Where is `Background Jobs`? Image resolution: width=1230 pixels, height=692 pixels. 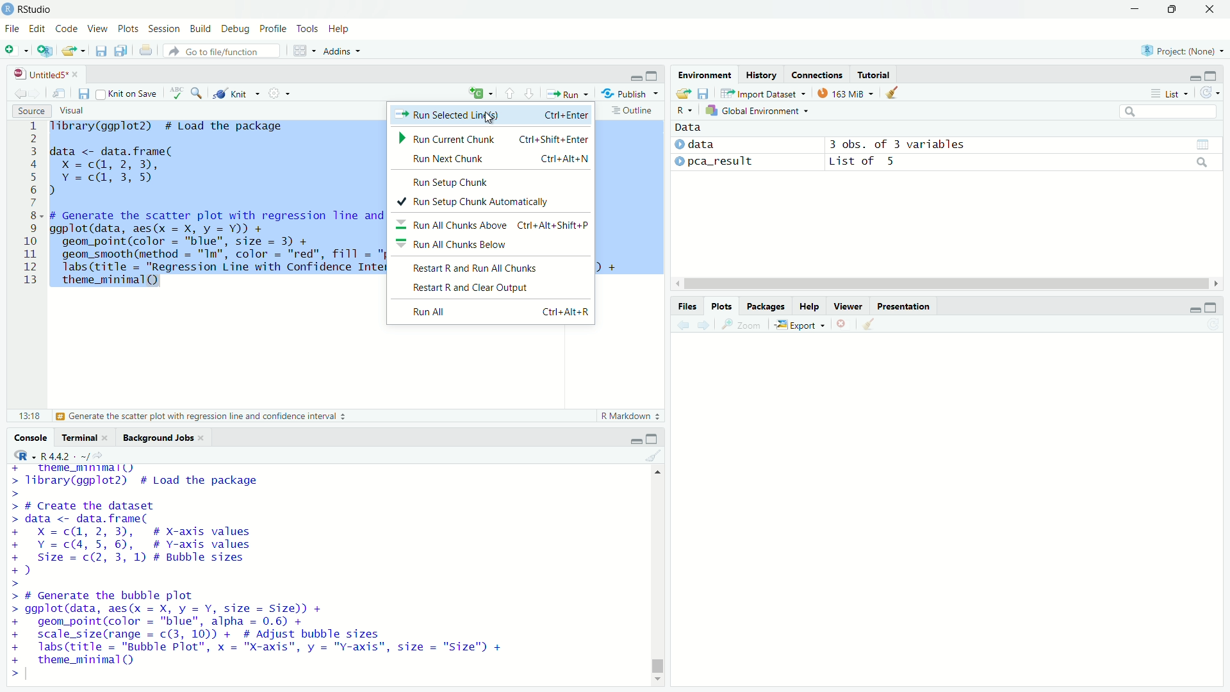
Background Jobs is located at coordinates (156, 438).